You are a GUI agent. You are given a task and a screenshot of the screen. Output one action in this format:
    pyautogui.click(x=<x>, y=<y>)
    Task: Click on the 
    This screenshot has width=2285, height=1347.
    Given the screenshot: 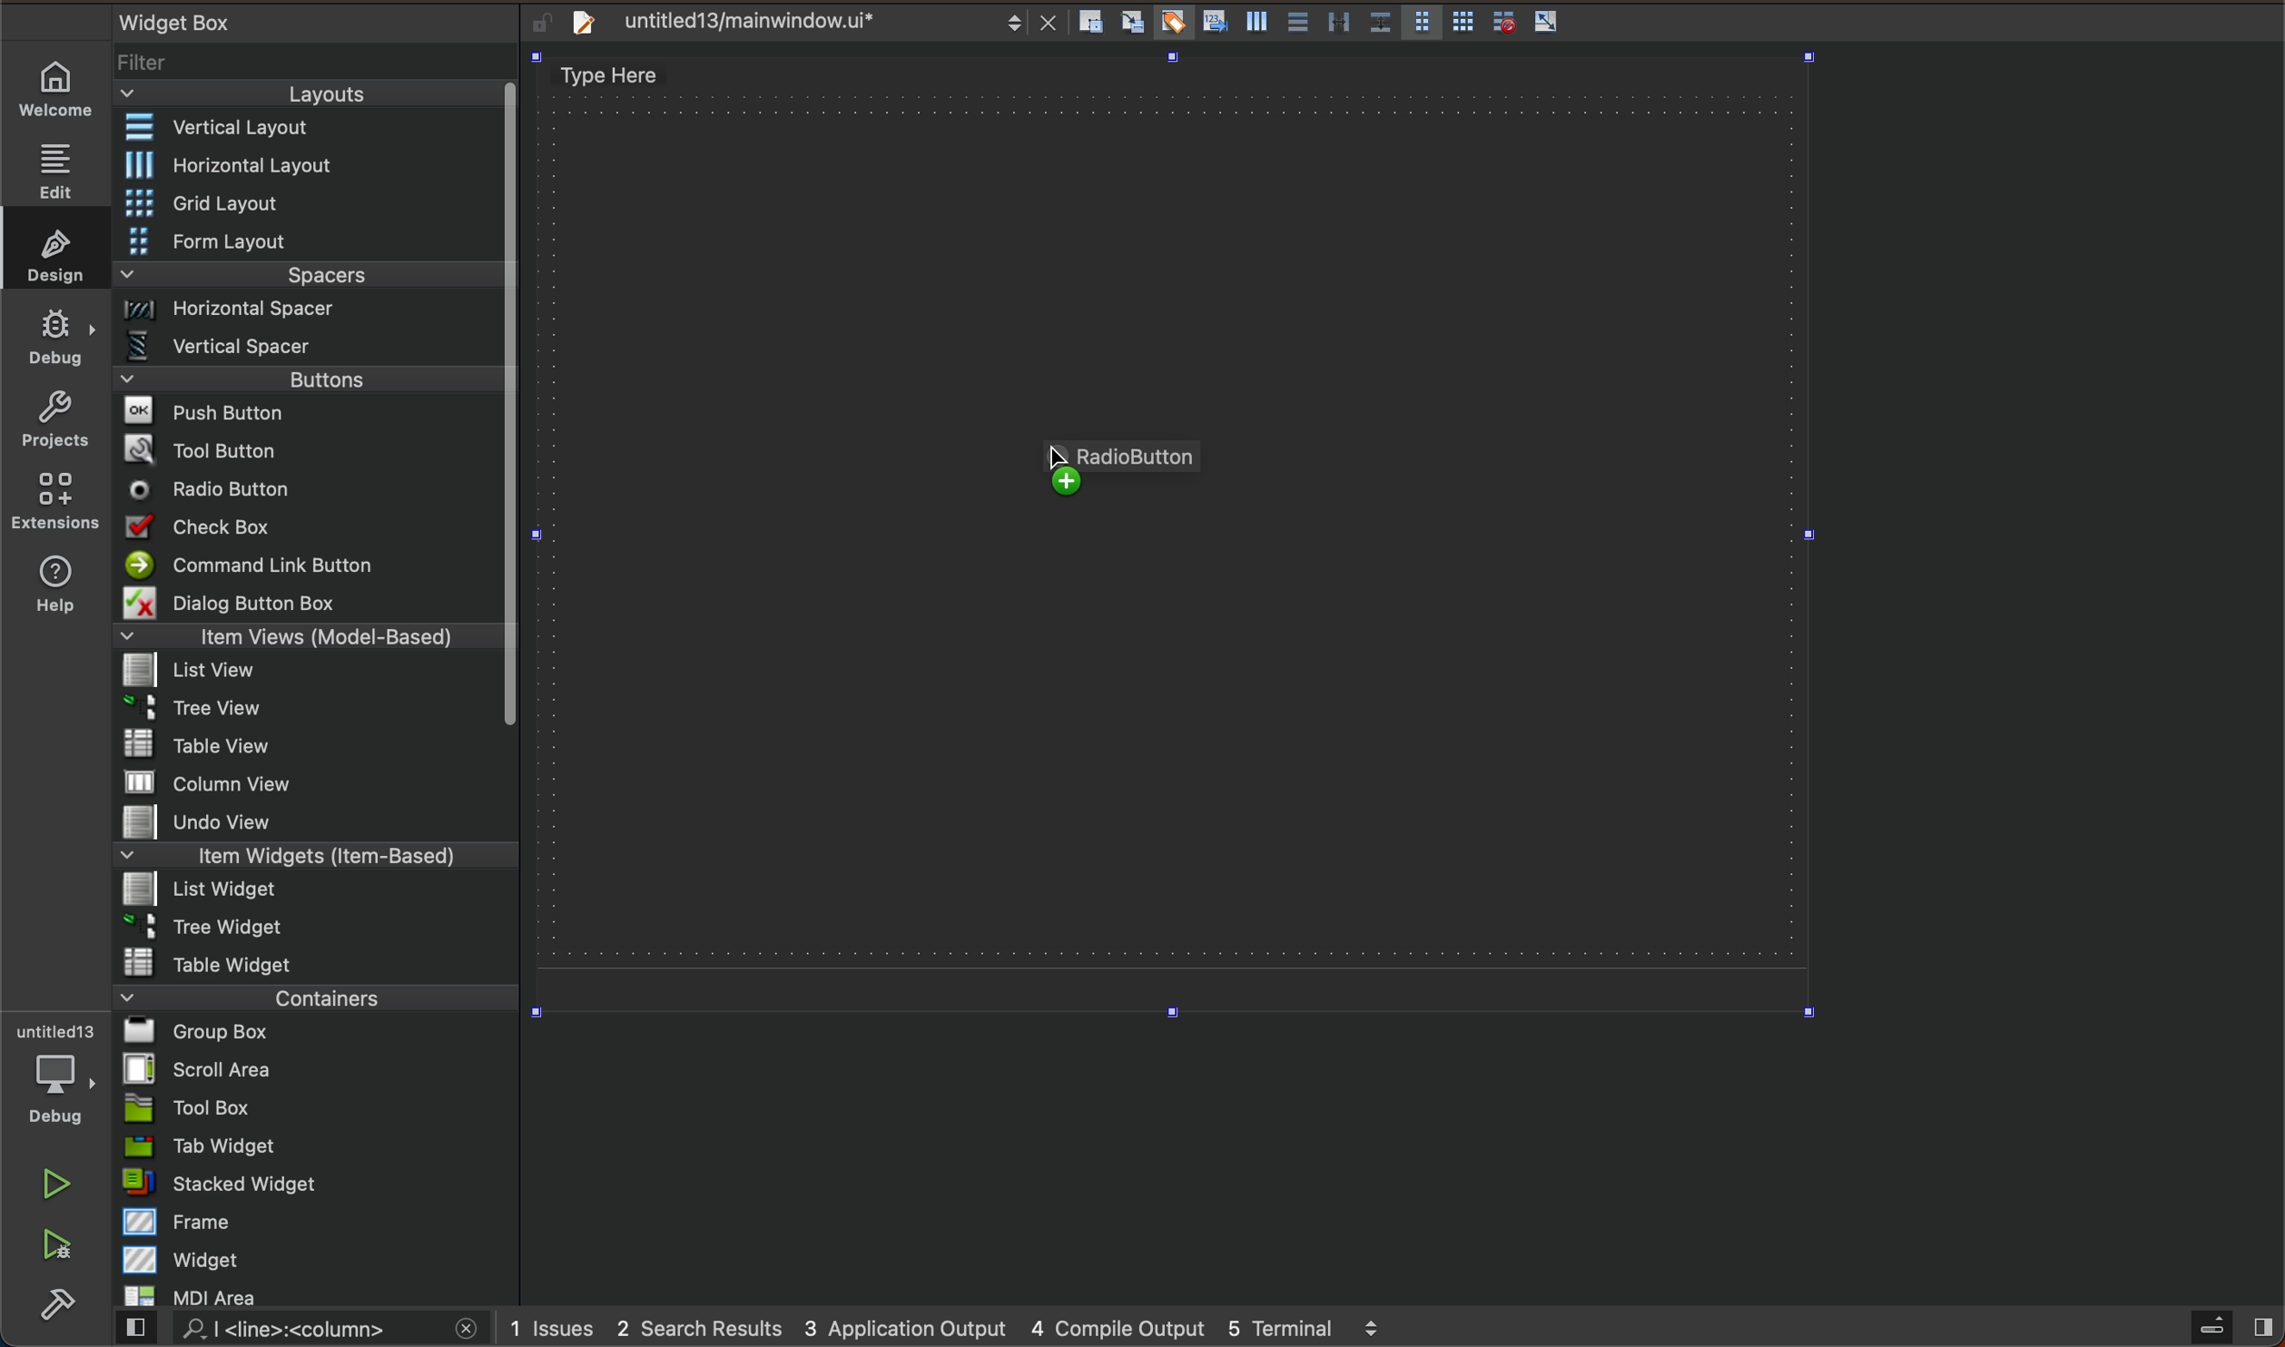 What is the action you would take?
    pyautogui.click(x=1547, y=23)
    